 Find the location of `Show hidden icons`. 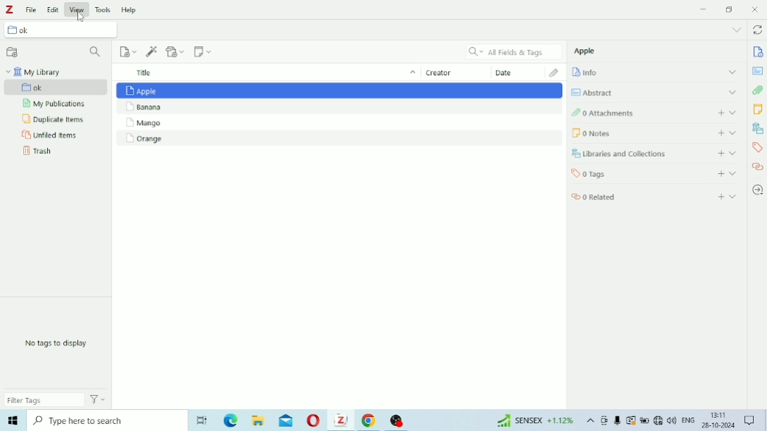

Show hidden icons is located at coordinates (589, 422).